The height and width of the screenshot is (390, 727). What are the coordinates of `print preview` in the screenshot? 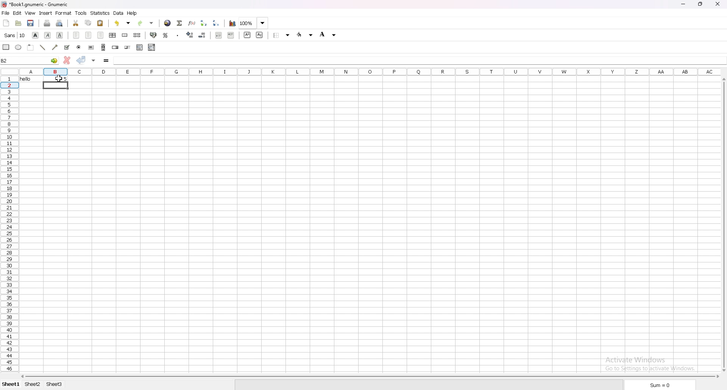 It's located at (59, 23).